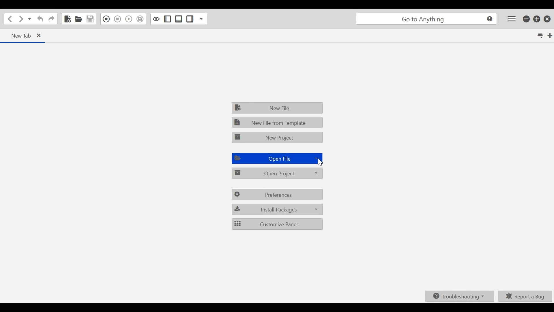  Describe the element at coordinates (277, 195) in the screenshot. I see `Preferences` at that location.